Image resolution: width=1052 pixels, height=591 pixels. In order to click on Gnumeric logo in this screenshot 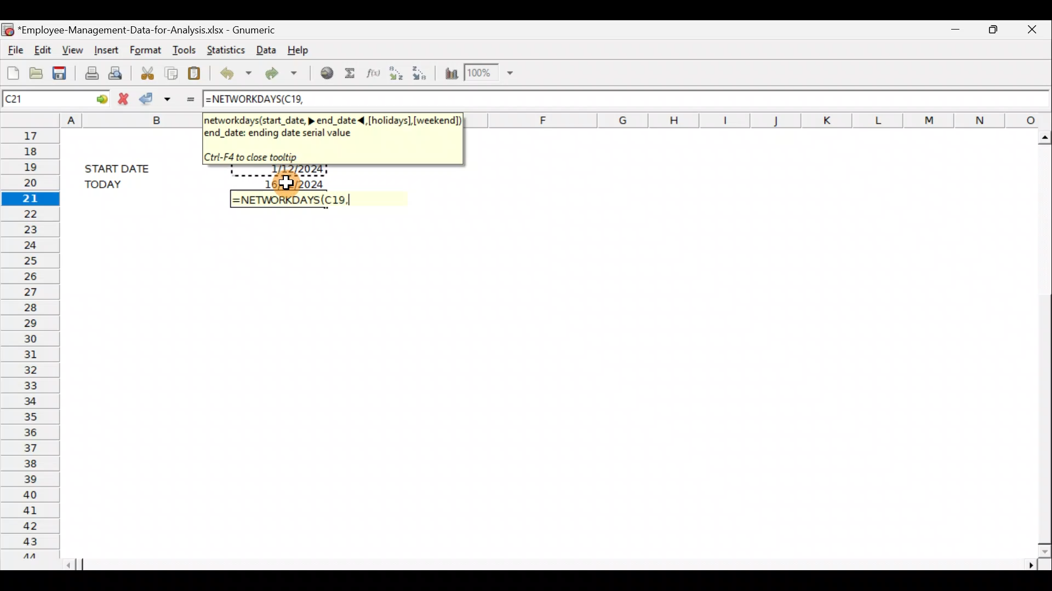, I will do `click(8, 28)`.